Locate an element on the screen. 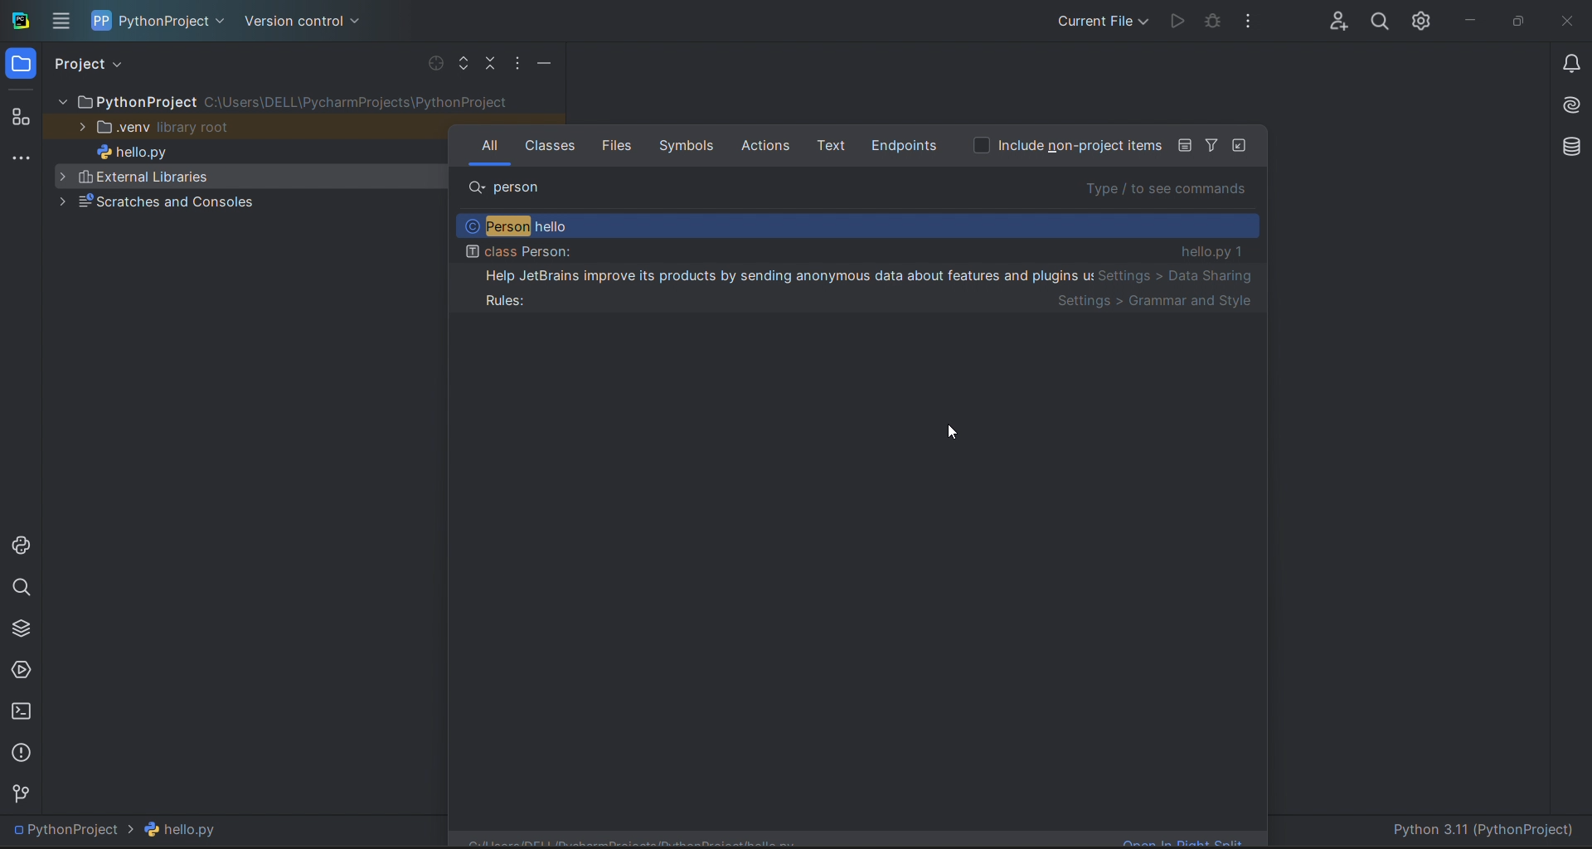 This screenshot has width=1592, height=849. minimize is located at coordinates (1468, 19).